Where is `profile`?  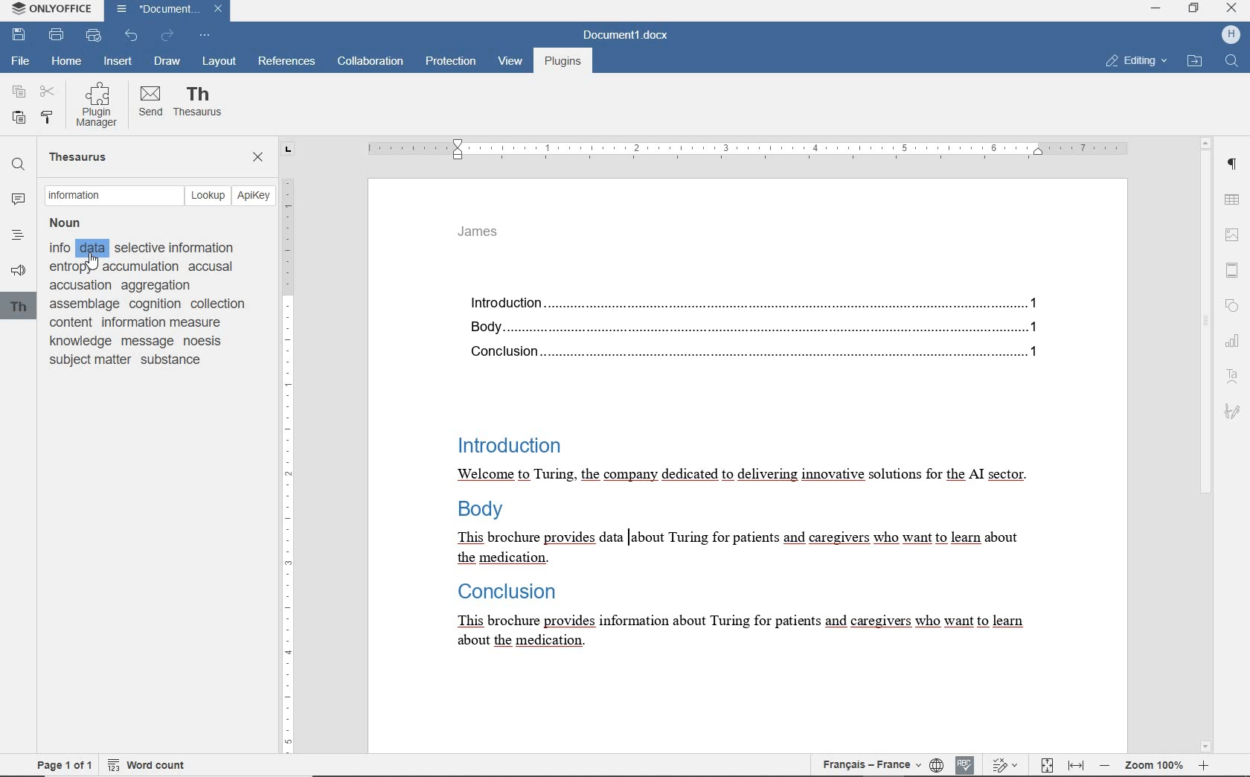
profile is located at coordinates (1231, 36).